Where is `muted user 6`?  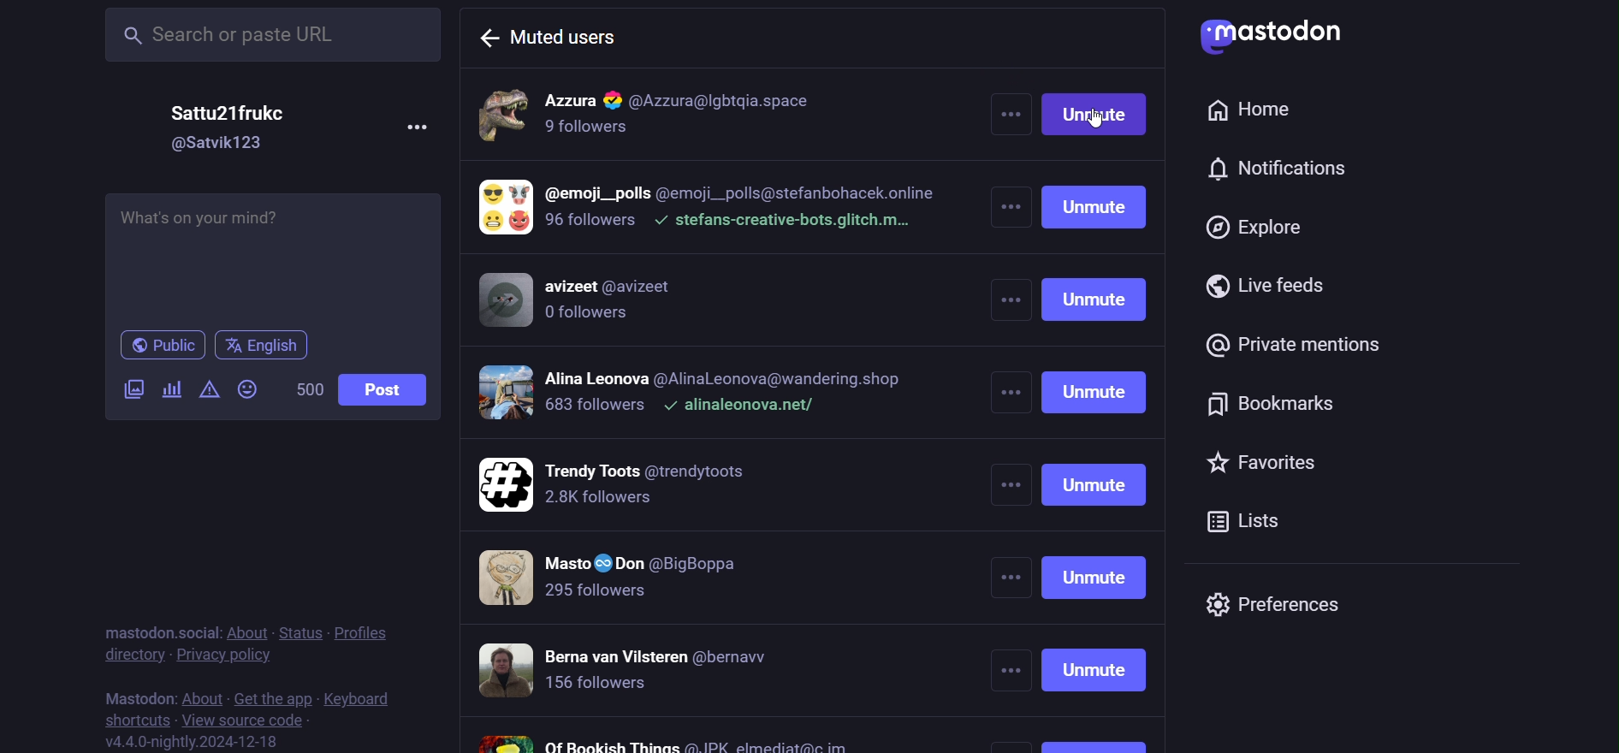 muted user 6 is located at coordinates (632, 580).